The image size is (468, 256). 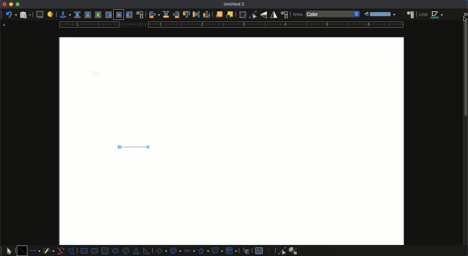 What do you see at coordinates (247, 250) in the screenshot?
I see `callouts` at bounding box center [247, 250].